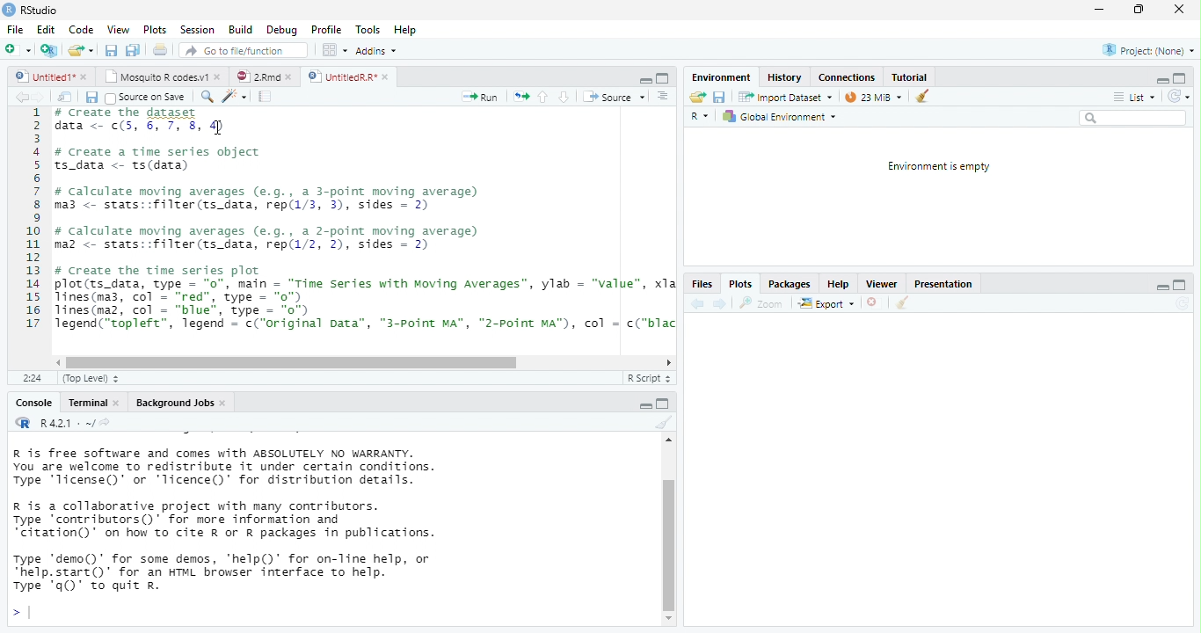 The image size is (1201, 633). I want to click on R, so click(21, 422).